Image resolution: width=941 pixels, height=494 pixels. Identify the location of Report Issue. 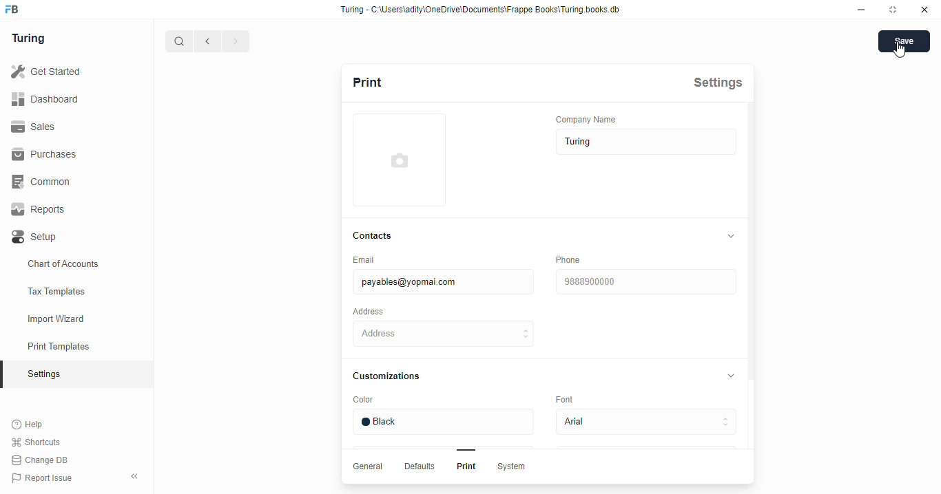
(48, 476).